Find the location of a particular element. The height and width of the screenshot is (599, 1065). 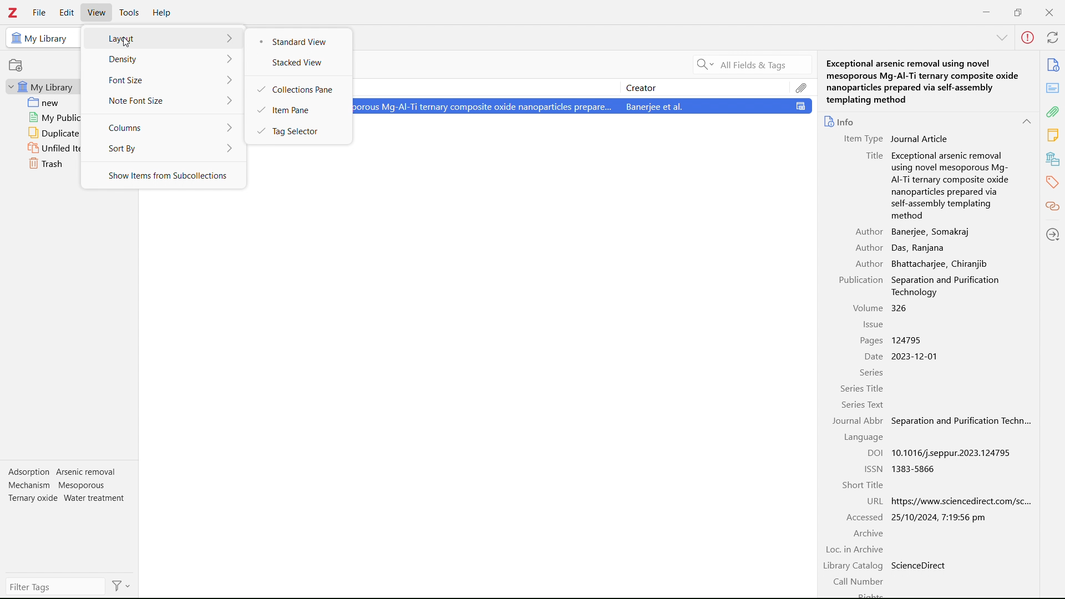

https://www.sciencedirect.com/sc... is located at coordinates (961, 501).